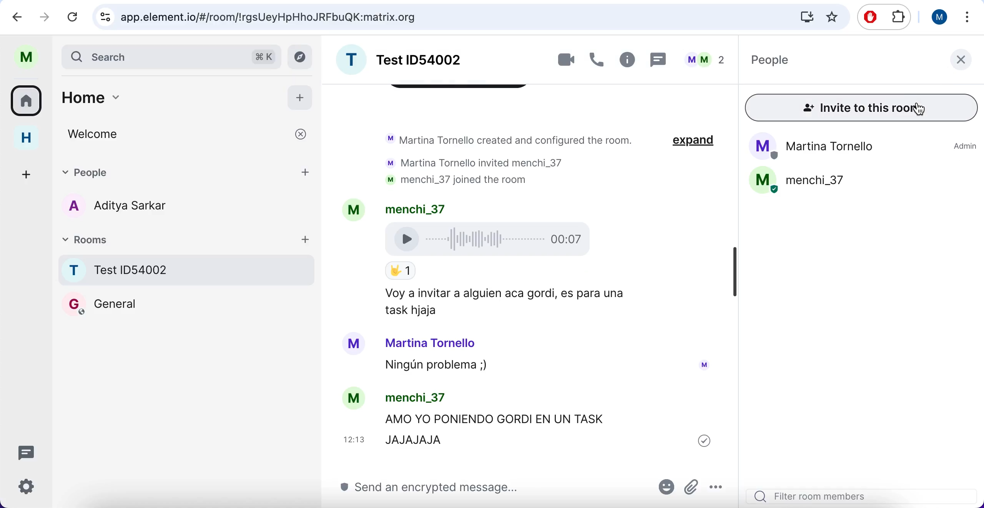 This screenshot has height=508, width=984. Describe the element at coordinates (27, 138) in the screenshot. I see `home` at that location.